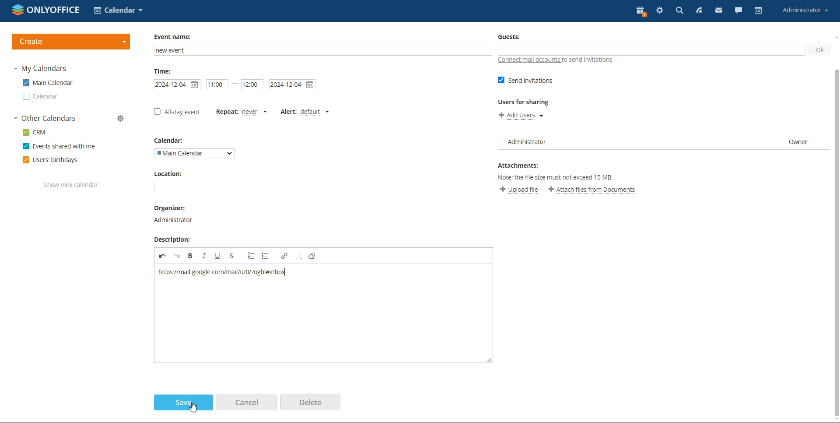 The width and height of the screenshot is (840, 423). I want to click on add guests, so click(651, 49).